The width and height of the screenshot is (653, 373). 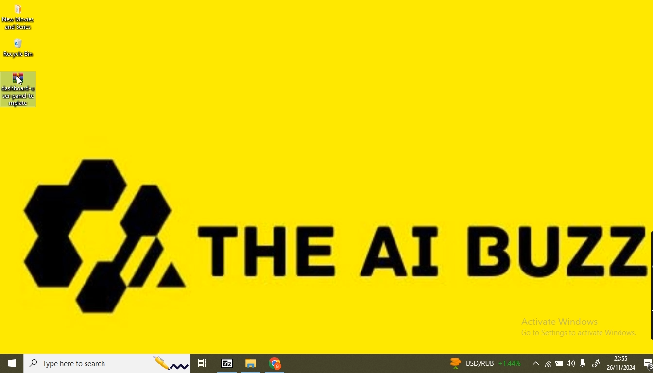 I want to click on new movies and series, so click(x=21, y=18).